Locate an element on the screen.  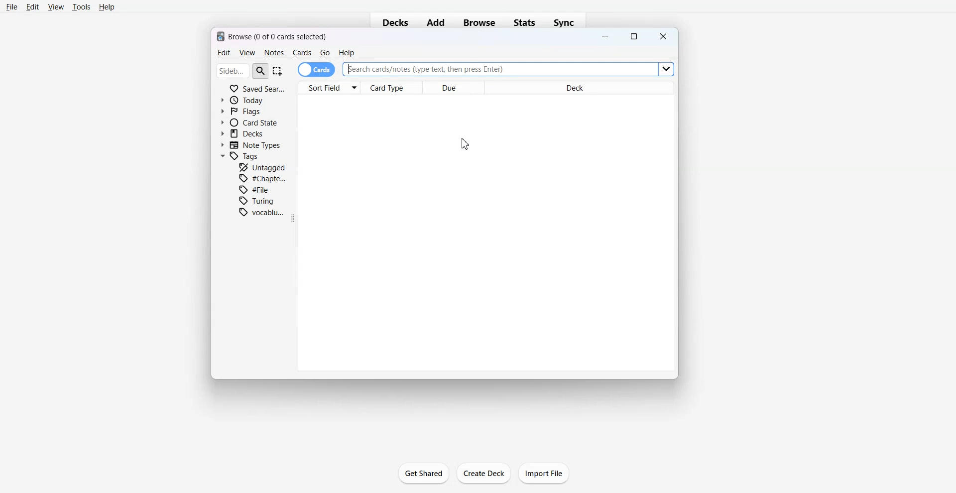
Browse is located at coordinates (479, 22).